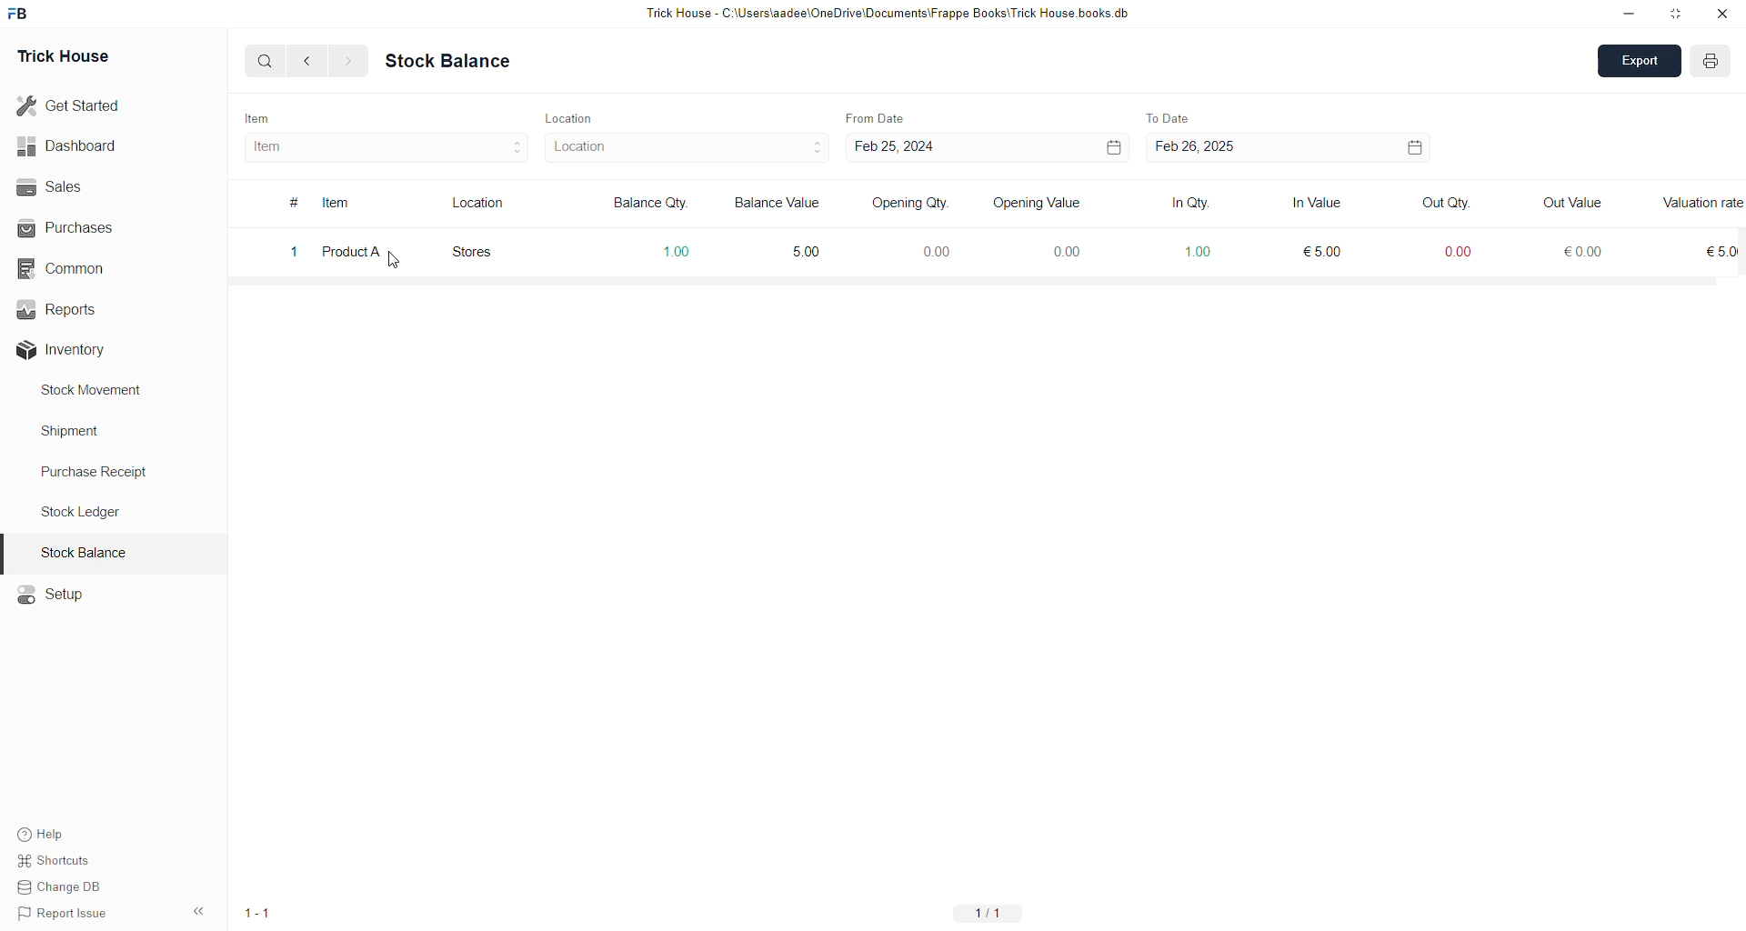 The image size is (1746, 931). Describe the element at coordinates (1642, 62) in the screenshot. I see `Export` at that location.